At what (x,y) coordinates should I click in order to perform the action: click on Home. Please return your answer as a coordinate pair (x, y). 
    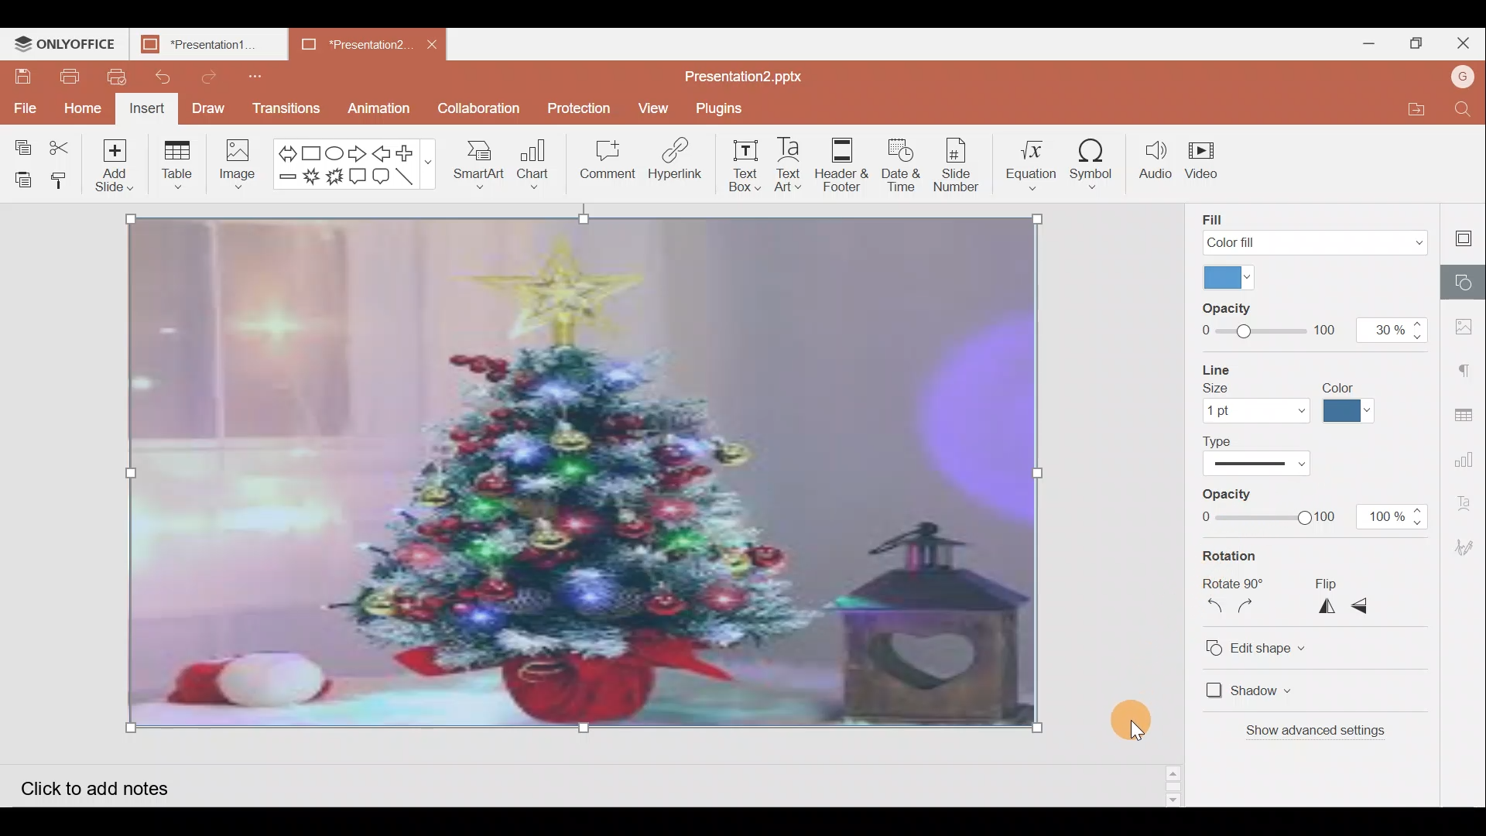
    Looking at the image, I should click on (84, 107).